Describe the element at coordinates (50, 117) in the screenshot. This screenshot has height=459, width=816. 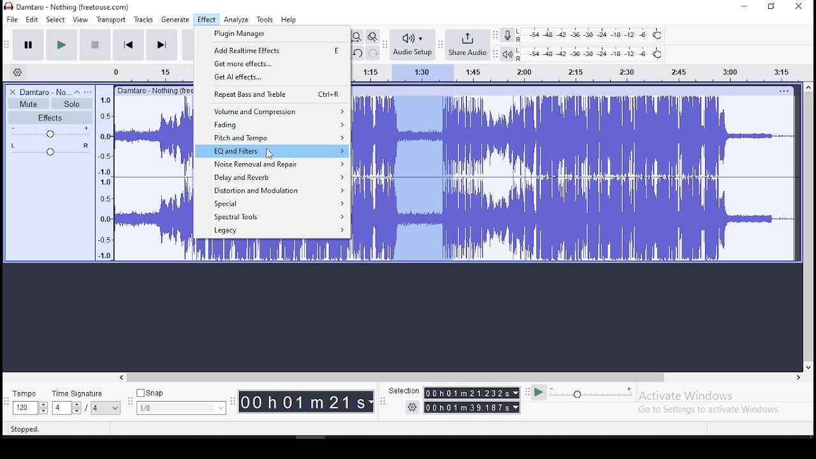
I see `effects` at that location.